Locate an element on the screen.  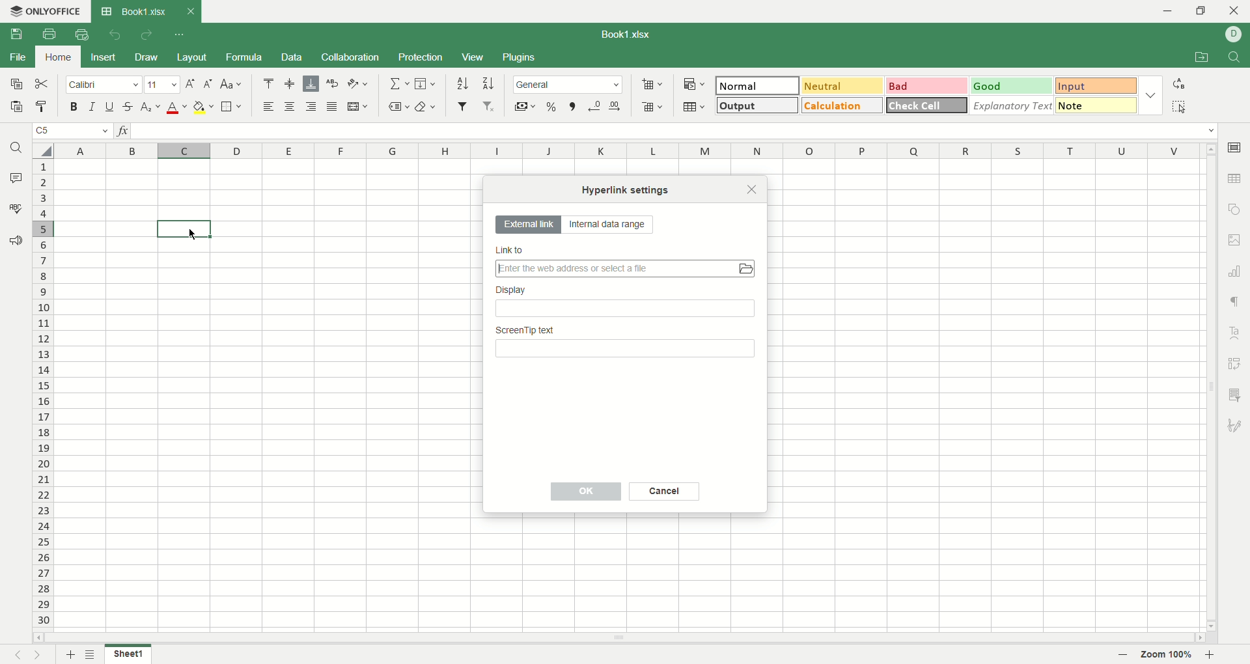
FIND is located at coordinates (1232, 58).